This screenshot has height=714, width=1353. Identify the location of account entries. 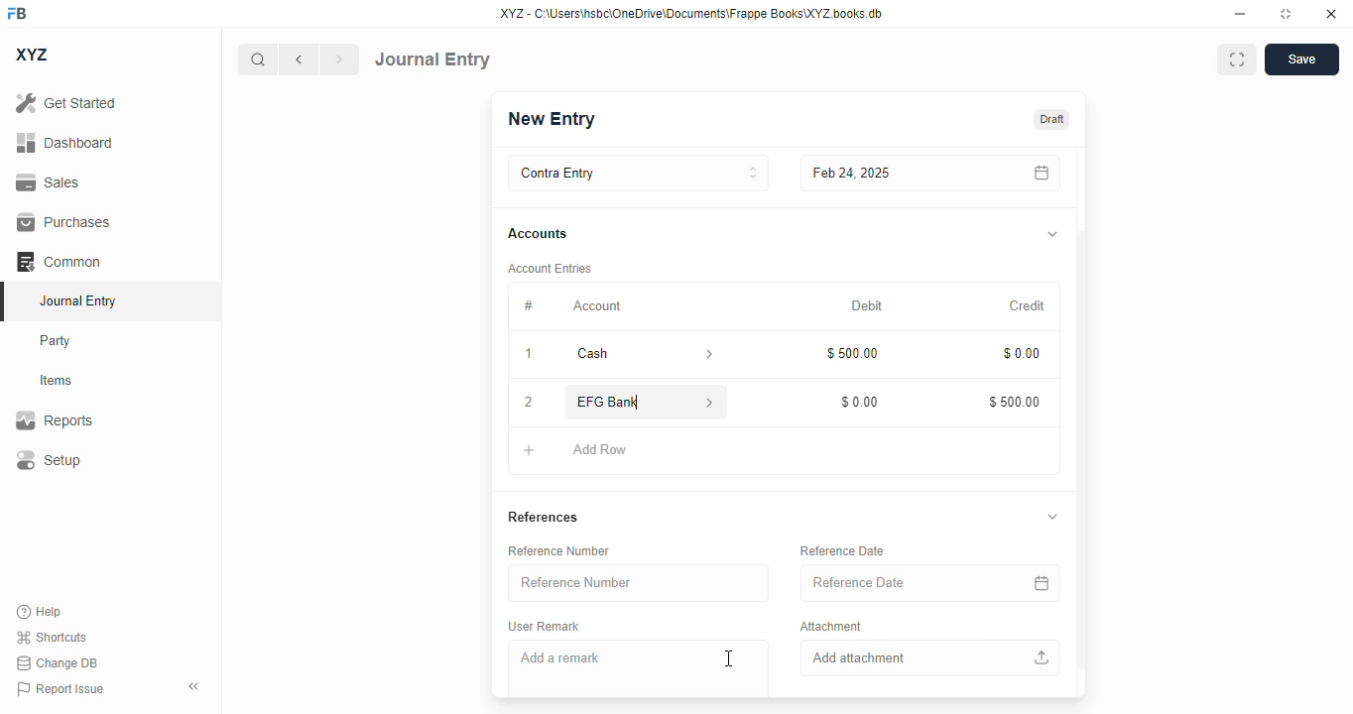
(549, 269).